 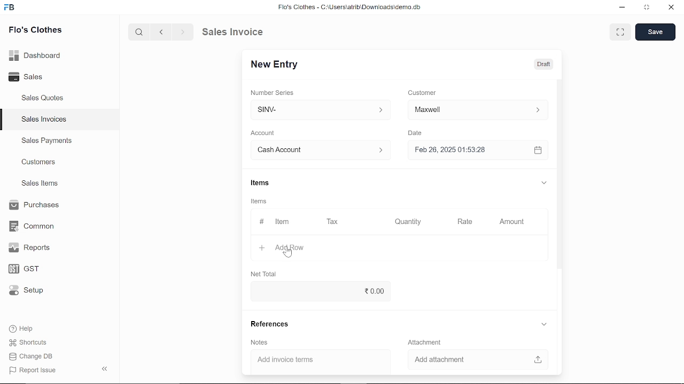 I want to click on Net Total, so click(x=265, y=273).